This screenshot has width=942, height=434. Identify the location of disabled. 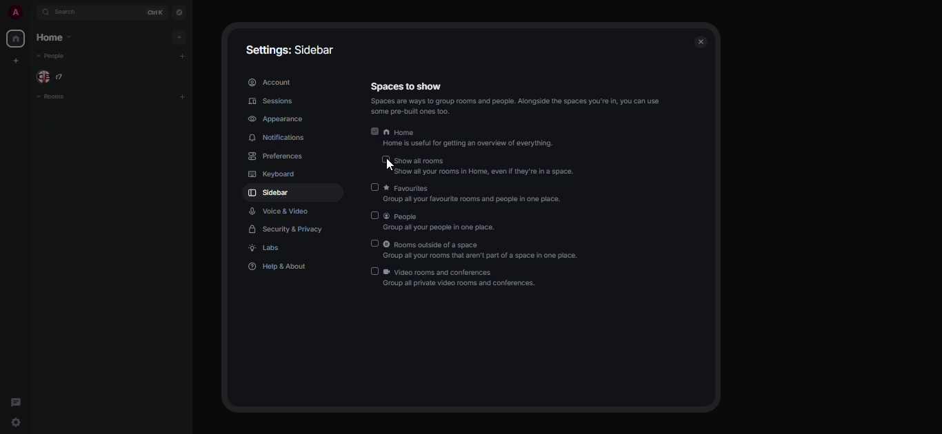
(387, 159).